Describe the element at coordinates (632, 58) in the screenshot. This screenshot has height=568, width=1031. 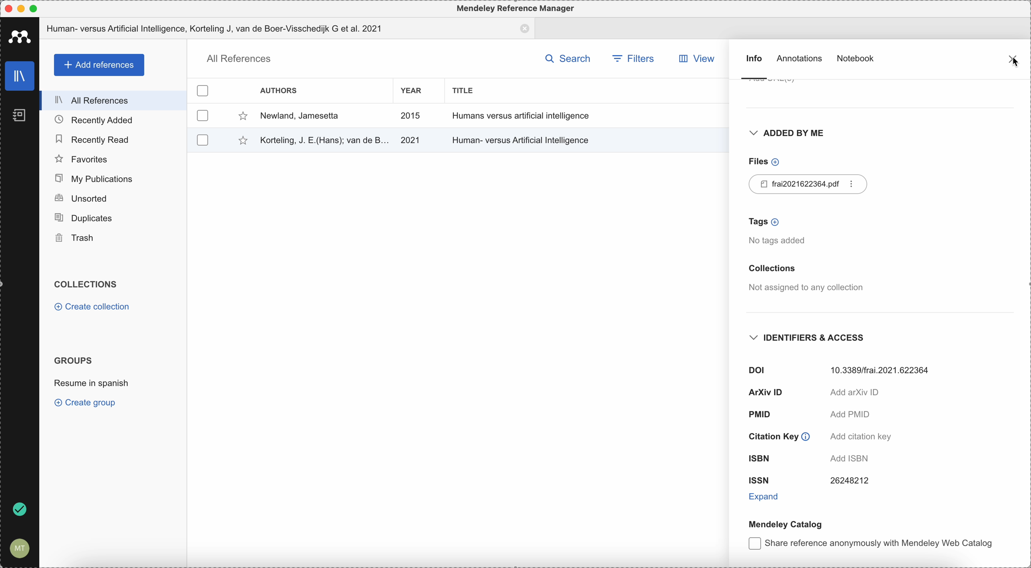
I see `filters` at that location.